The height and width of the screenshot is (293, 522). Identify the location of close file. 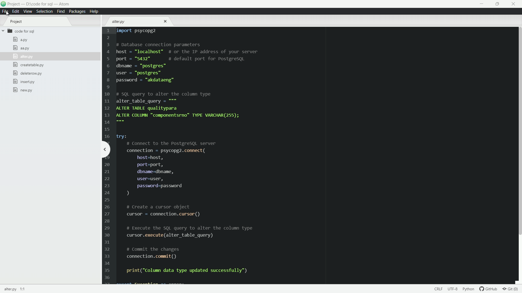
(166, 21).